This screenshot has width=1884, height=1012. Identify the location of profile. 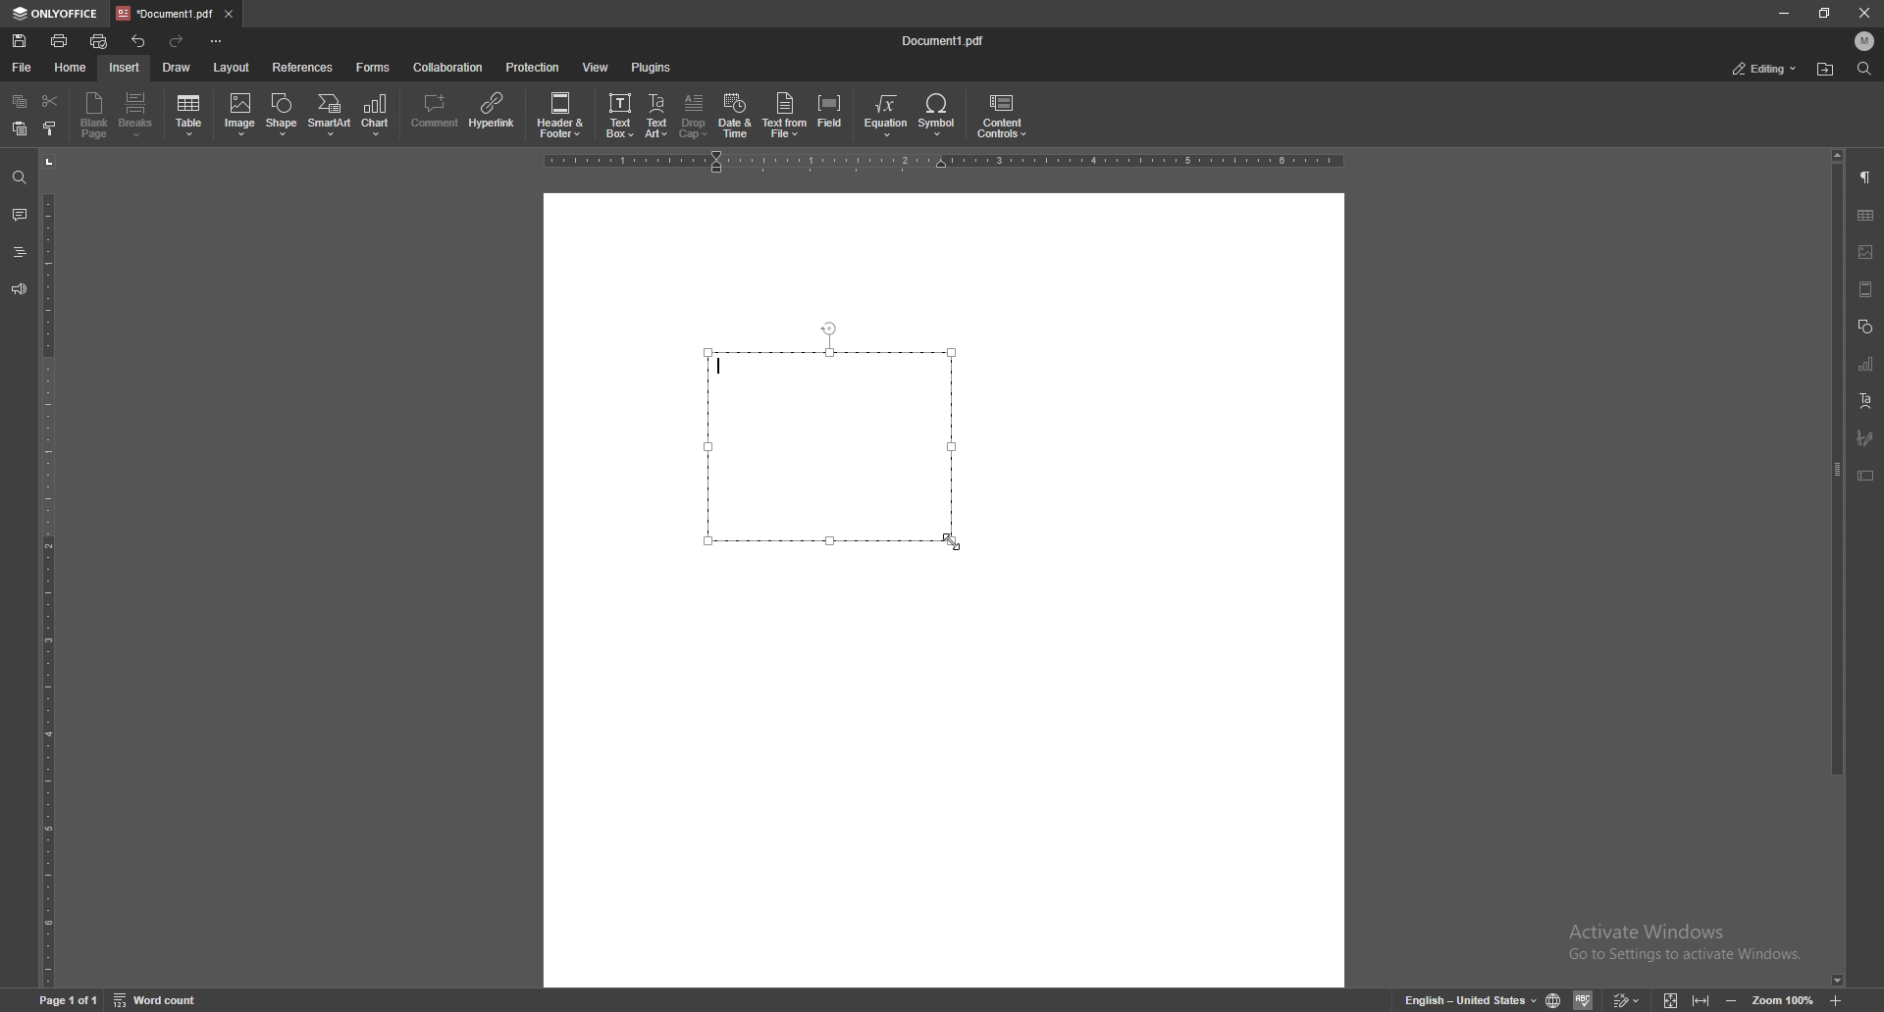
(1865, 41).